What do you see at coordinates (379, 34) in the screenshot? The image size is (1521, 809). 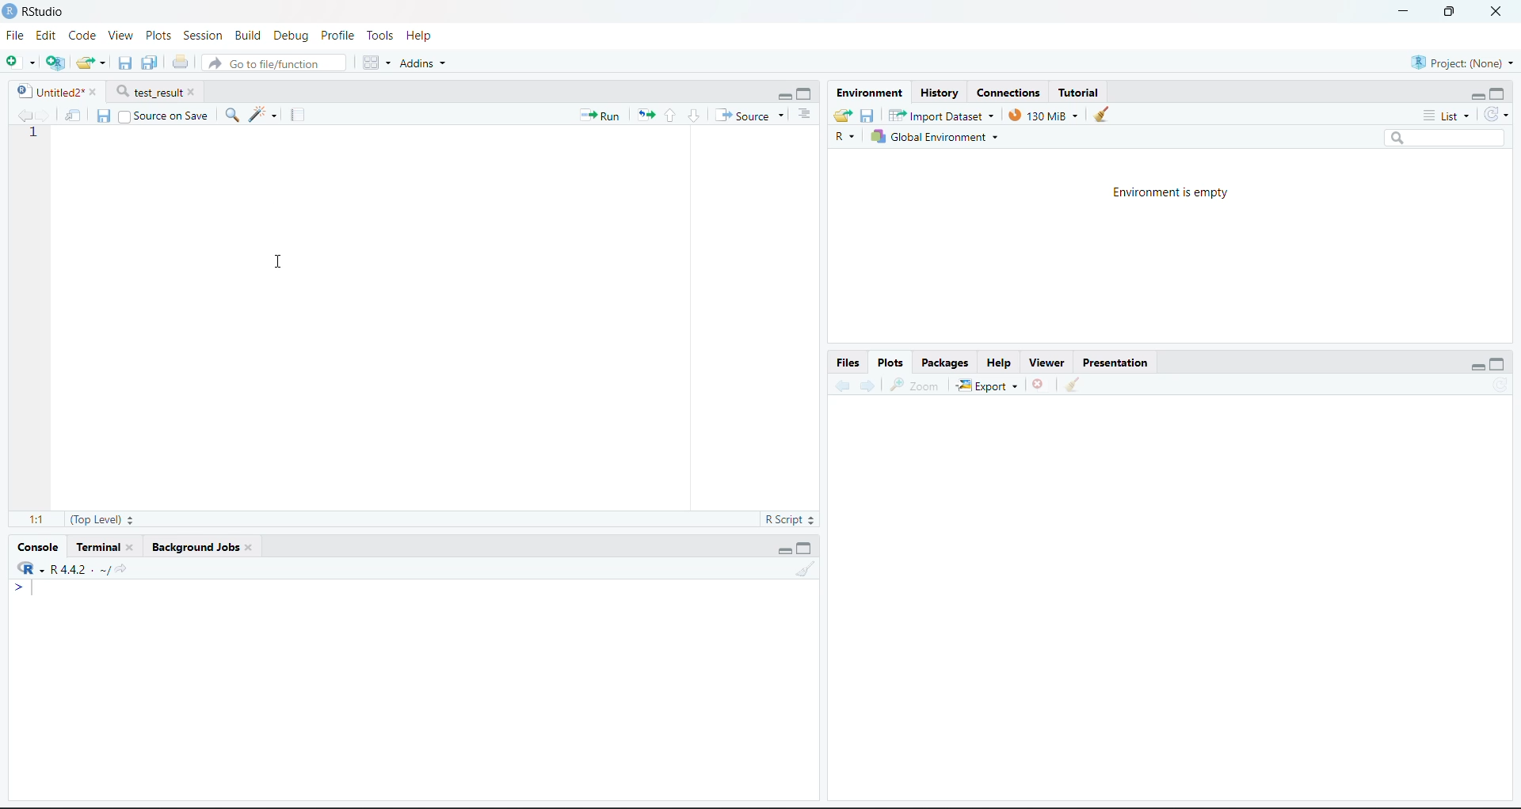 I see `Tools` at bounding box center [379, 34].